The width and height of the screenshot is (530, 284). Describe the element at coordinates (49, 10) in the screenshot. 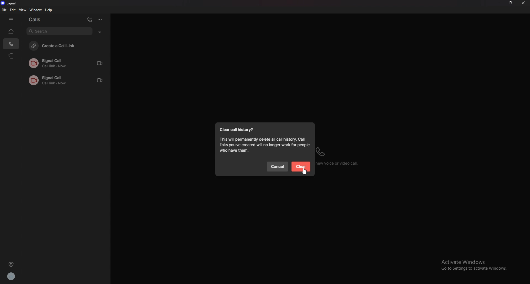

I see `help` at that location.